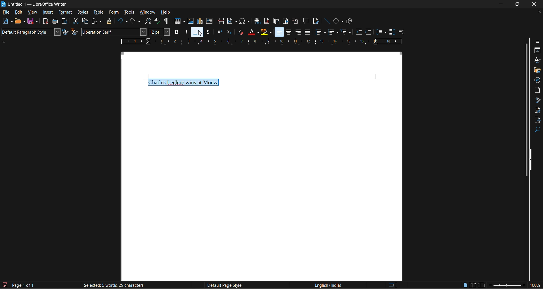 The image size is (543, 289). Describe the element at coordinates (18, 13) in the screenshot. I see `edit` at that location.